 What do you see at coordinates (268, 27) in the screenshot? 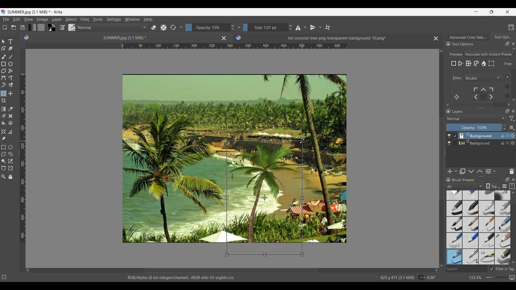
I see `Increase/Decrease size` at bounding box center [268, 27].